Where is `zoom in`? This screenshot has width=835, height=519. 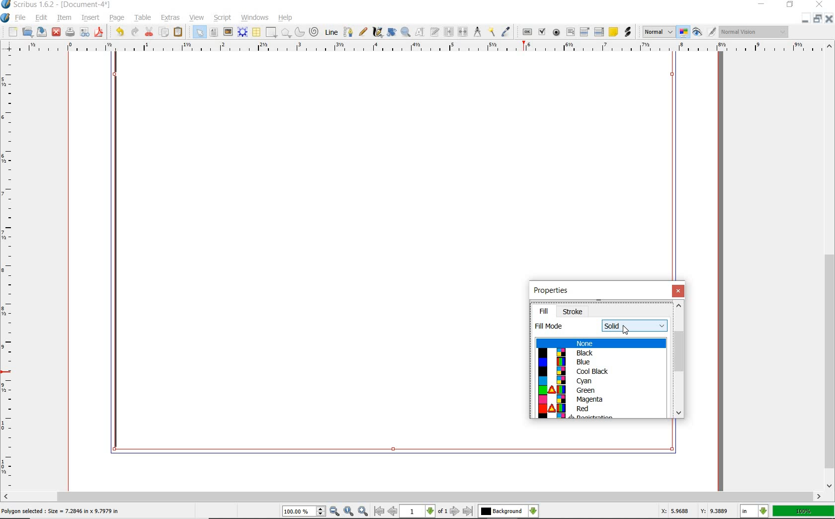
zoom in is located at coordinates (363, 511).